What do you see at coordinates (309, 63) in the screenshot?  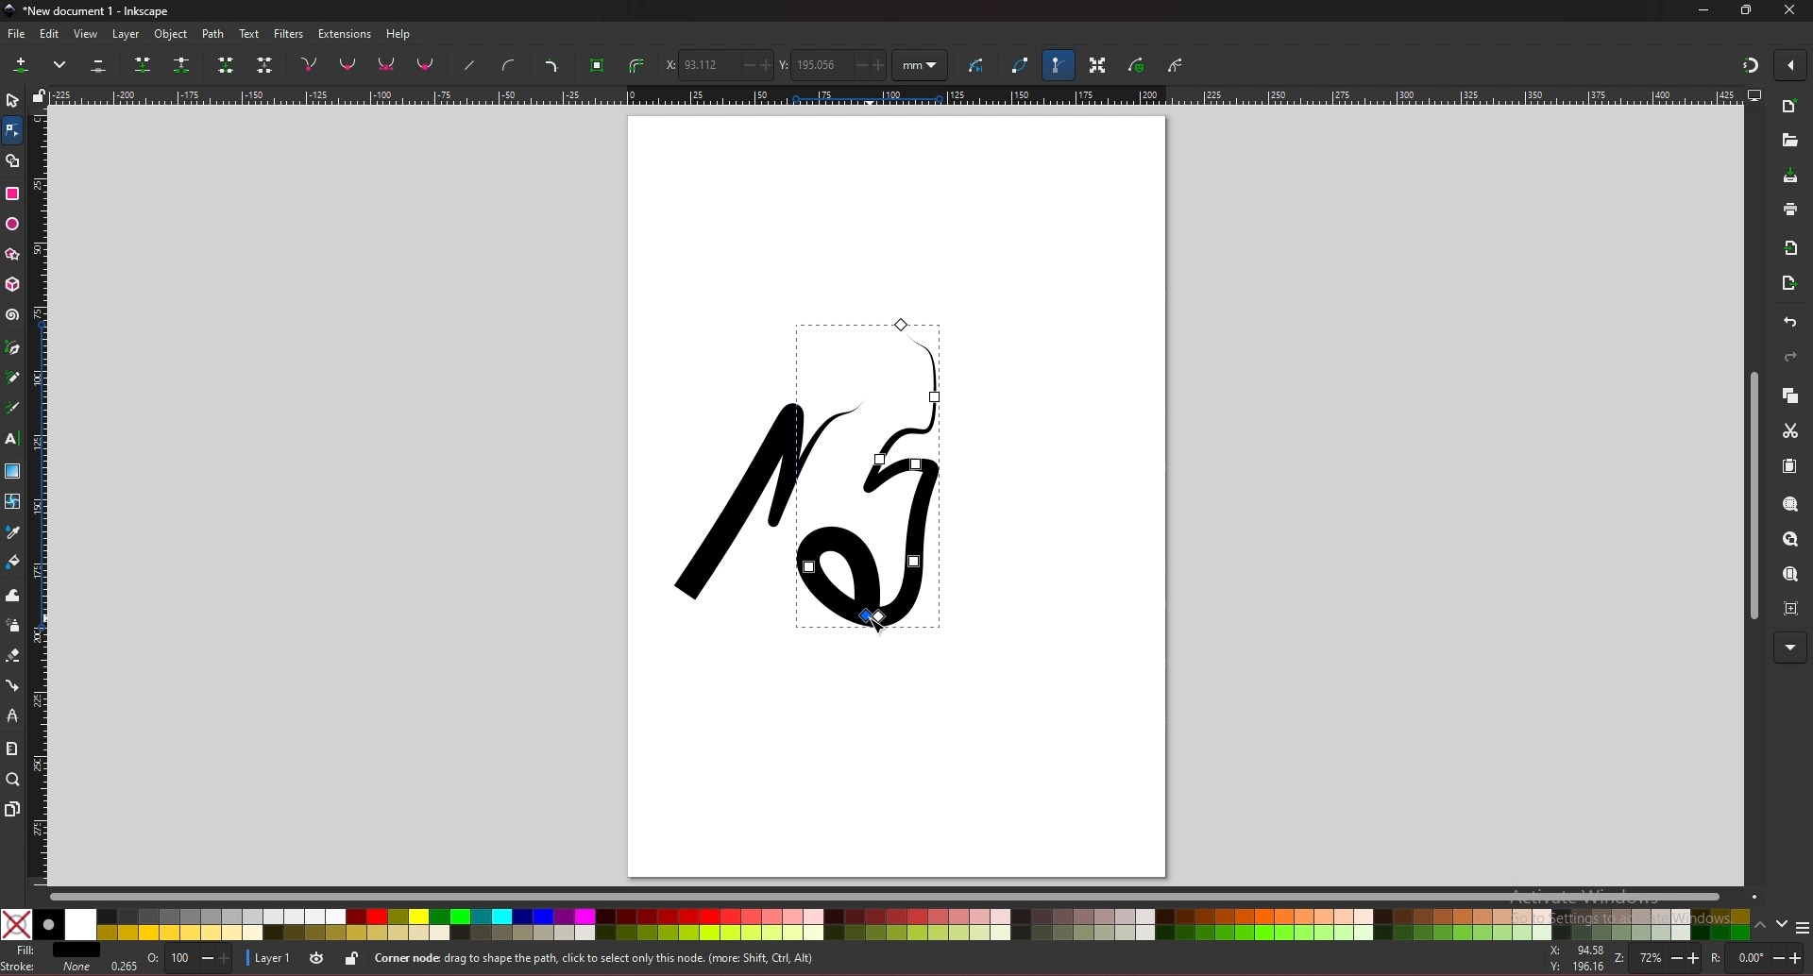 I see `node corner` at bounding box center [309, 63].